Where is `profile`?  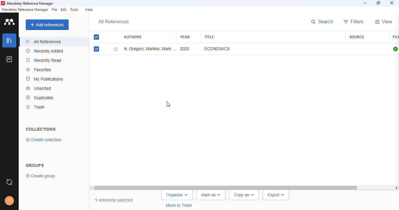 profile is located at coordinates (9, 201).